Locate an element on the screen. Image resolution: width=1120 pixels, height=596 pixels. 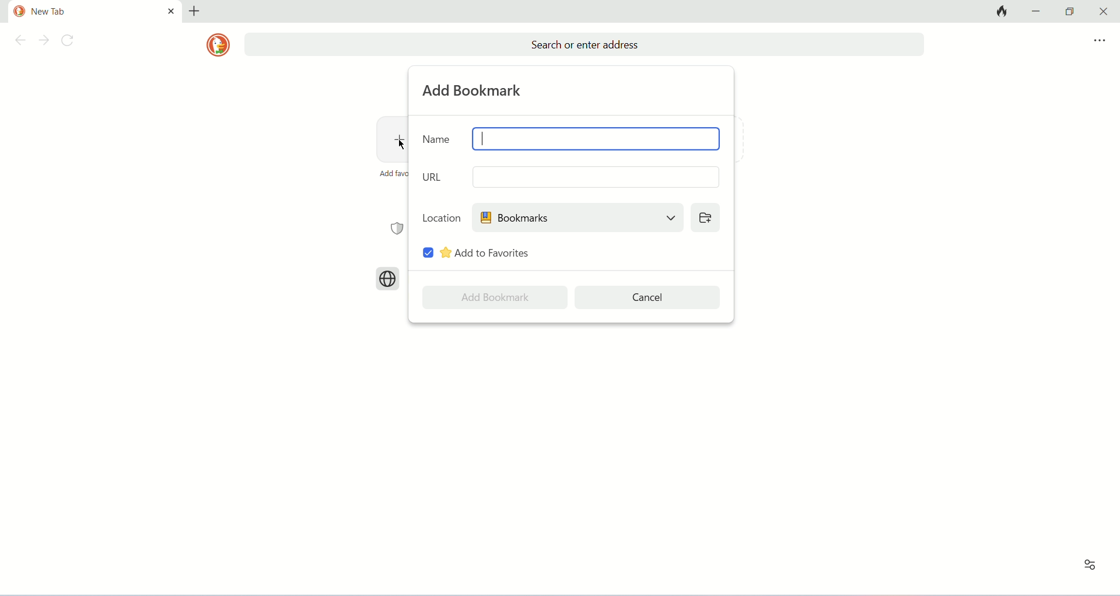
search or enter address is located at coordinates (584, 45).